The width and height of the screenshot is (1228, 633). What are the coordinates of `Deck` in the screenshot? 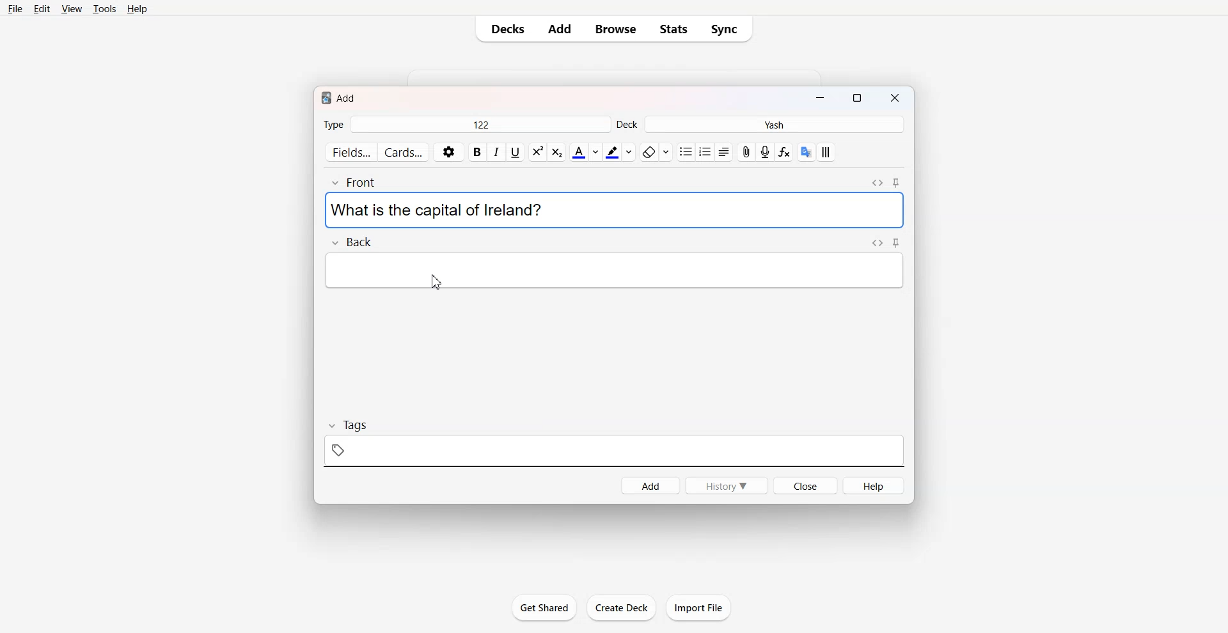 It's located at (760, 125).